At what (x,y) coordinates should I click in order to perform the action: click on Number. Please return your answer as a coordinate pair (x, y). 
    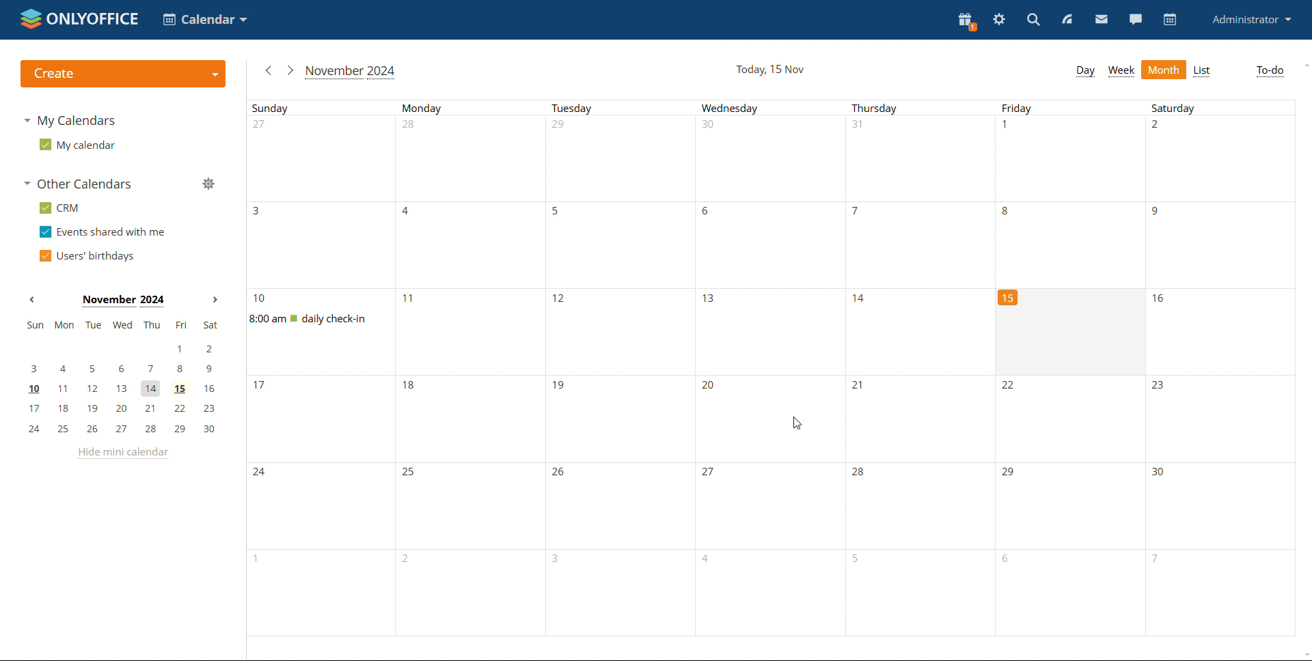
    Looking at the image, I should click on (261, 212).